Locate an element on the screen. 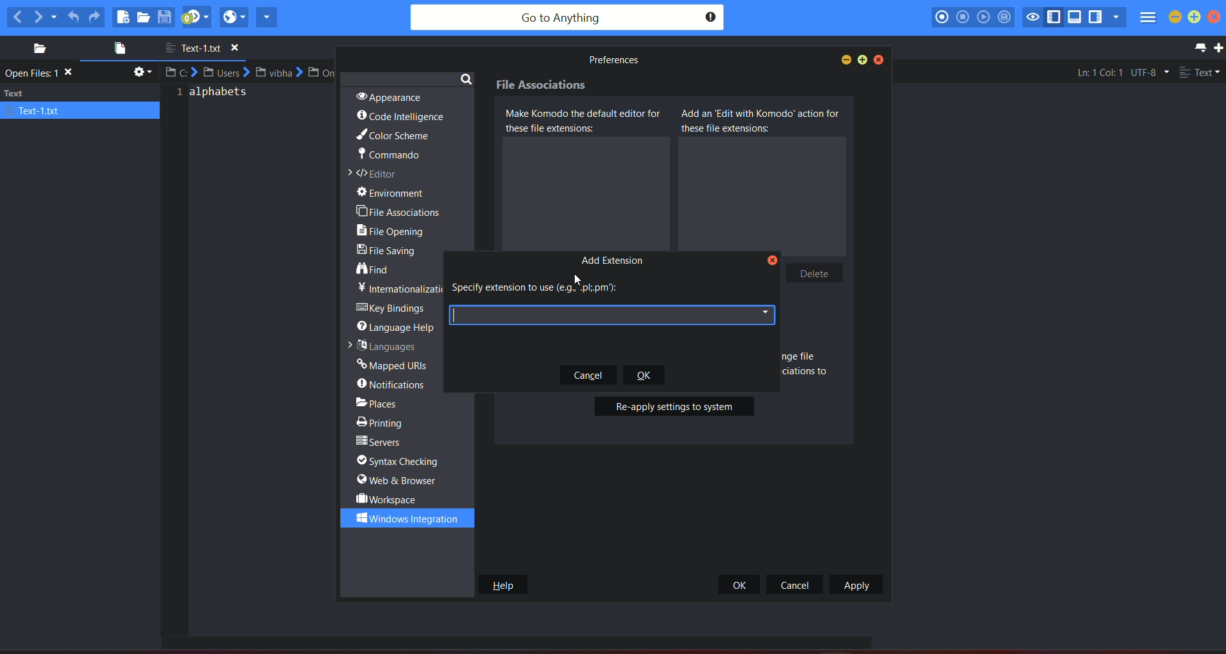  file encoding is located at coordinates (1149, 72).